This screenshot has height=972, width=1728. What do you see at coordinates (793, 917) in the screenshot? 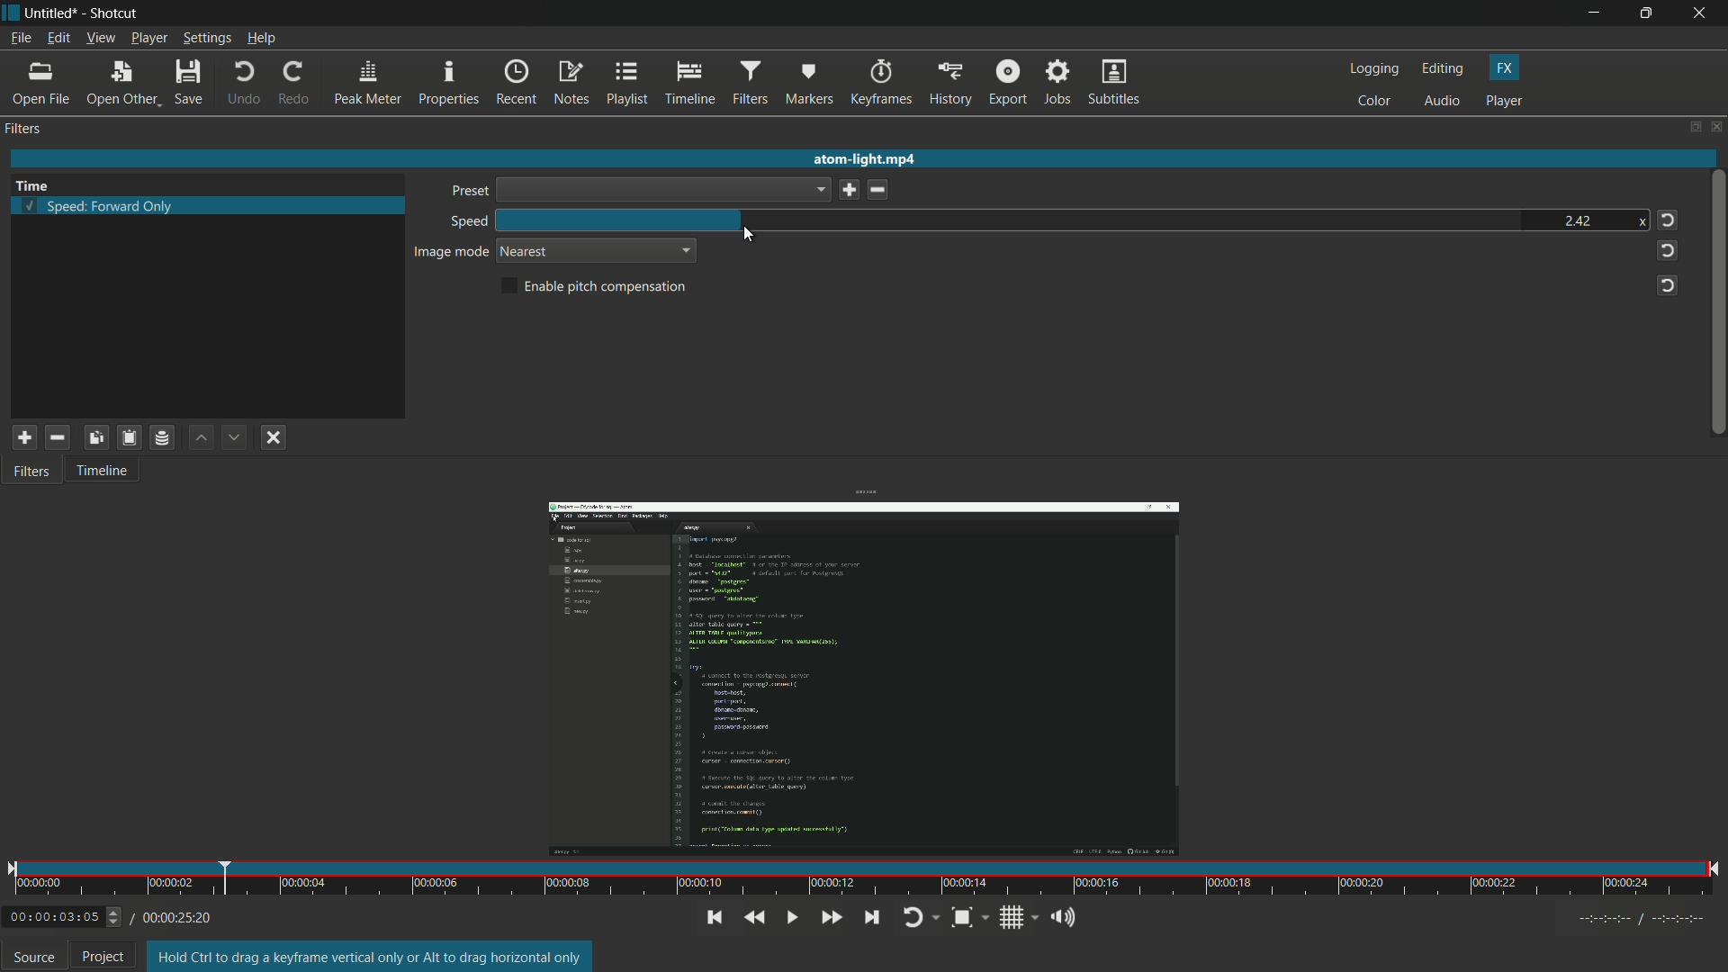
I see `toggle play or pause` at bounding box center [793, 917].